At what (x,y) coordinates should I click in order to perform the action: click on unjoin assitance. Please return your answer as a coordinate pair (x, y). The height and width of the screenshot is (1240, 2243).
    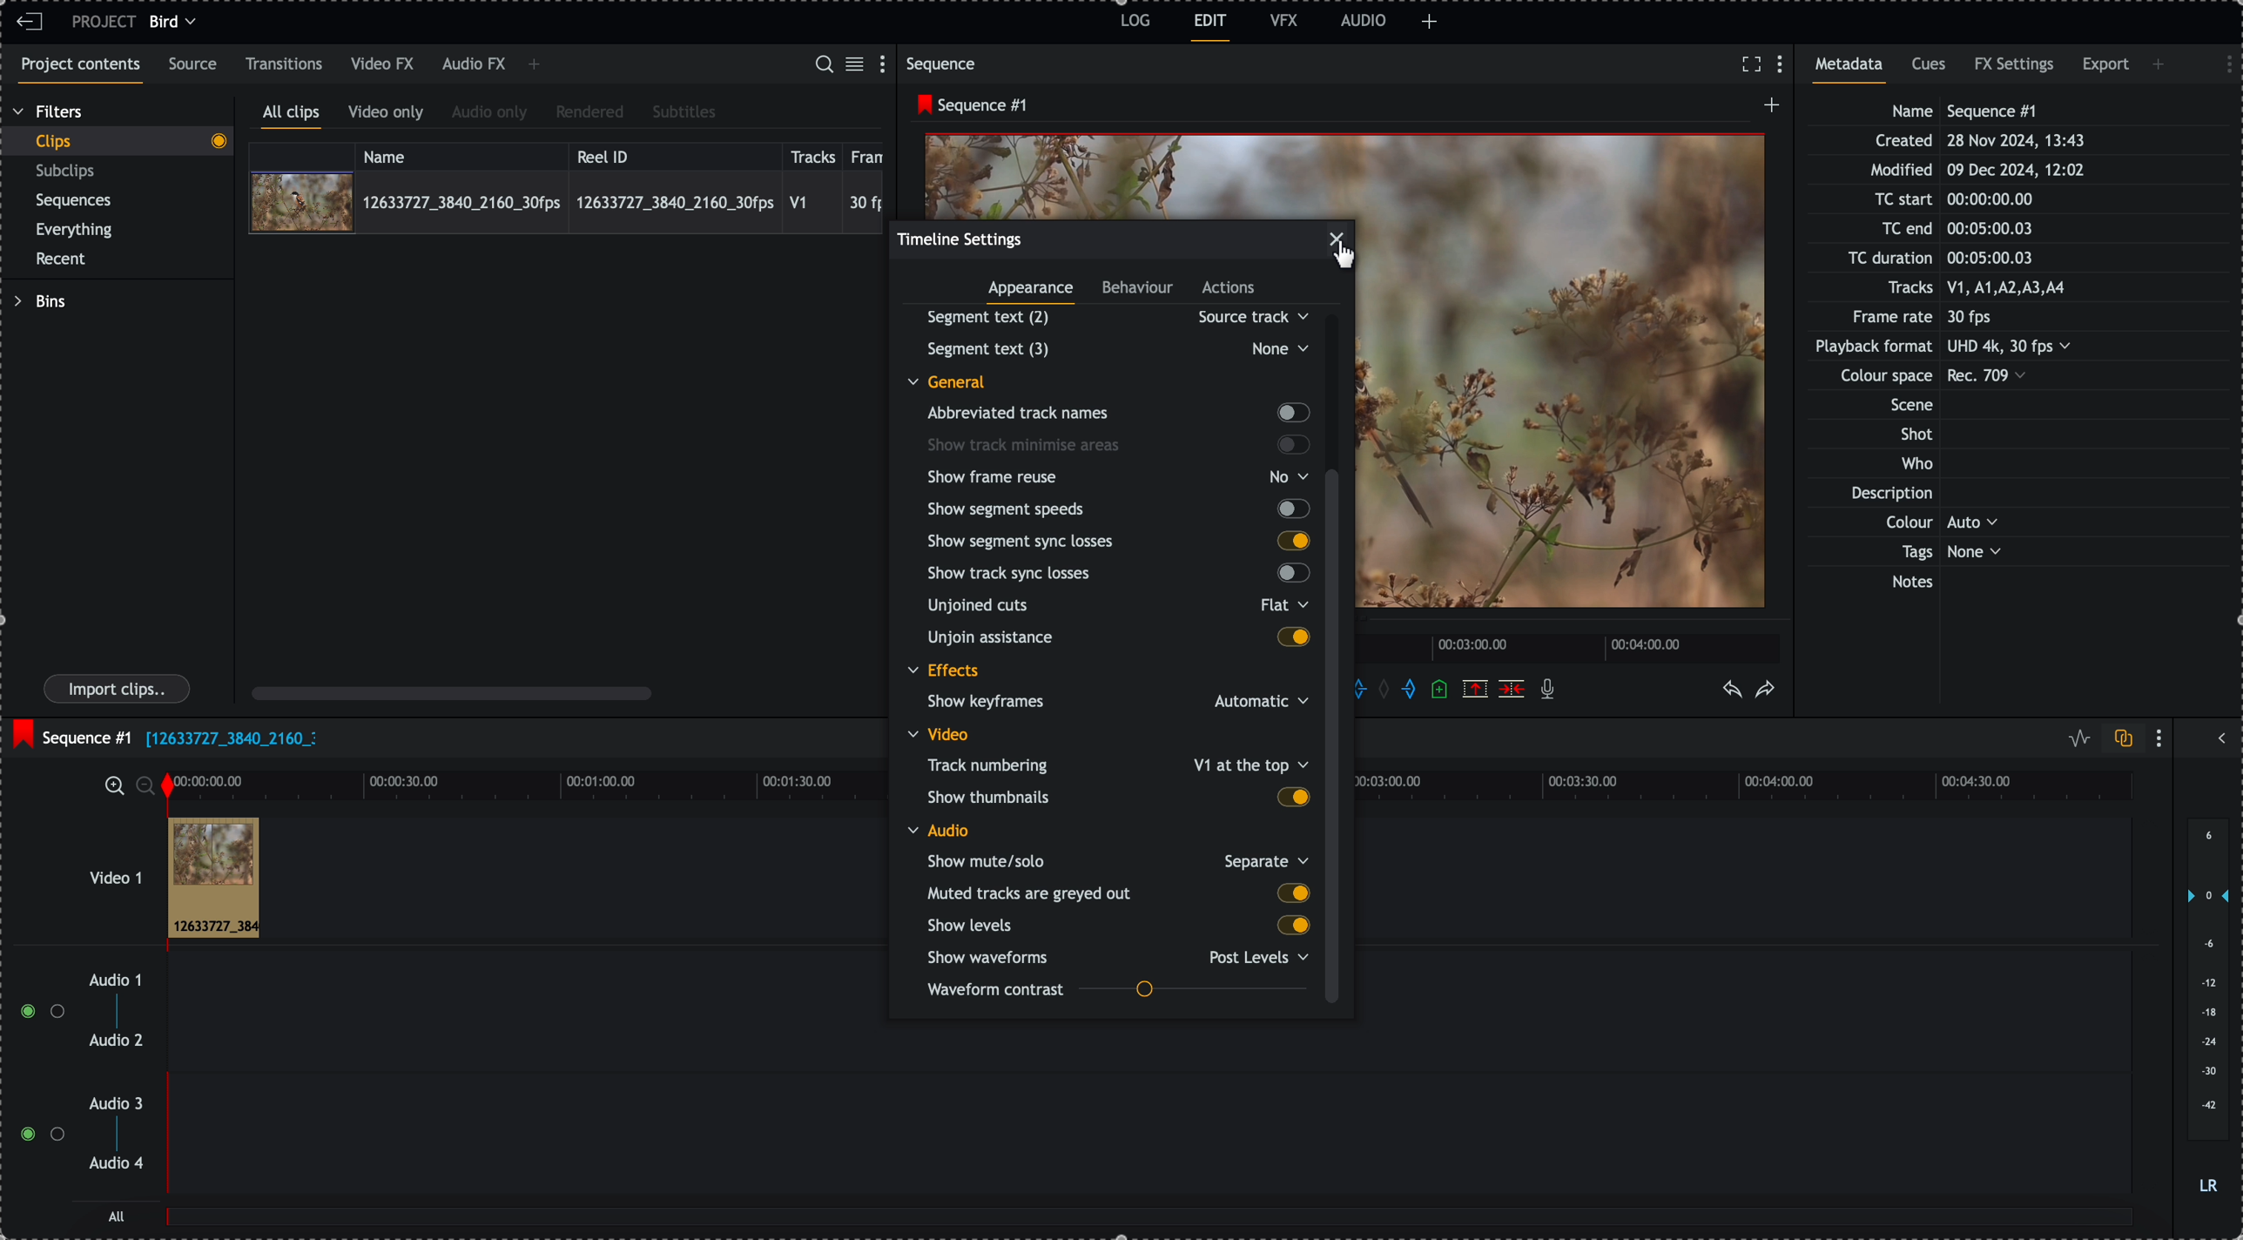
    Looking at the image, I should click on (1119, 639).